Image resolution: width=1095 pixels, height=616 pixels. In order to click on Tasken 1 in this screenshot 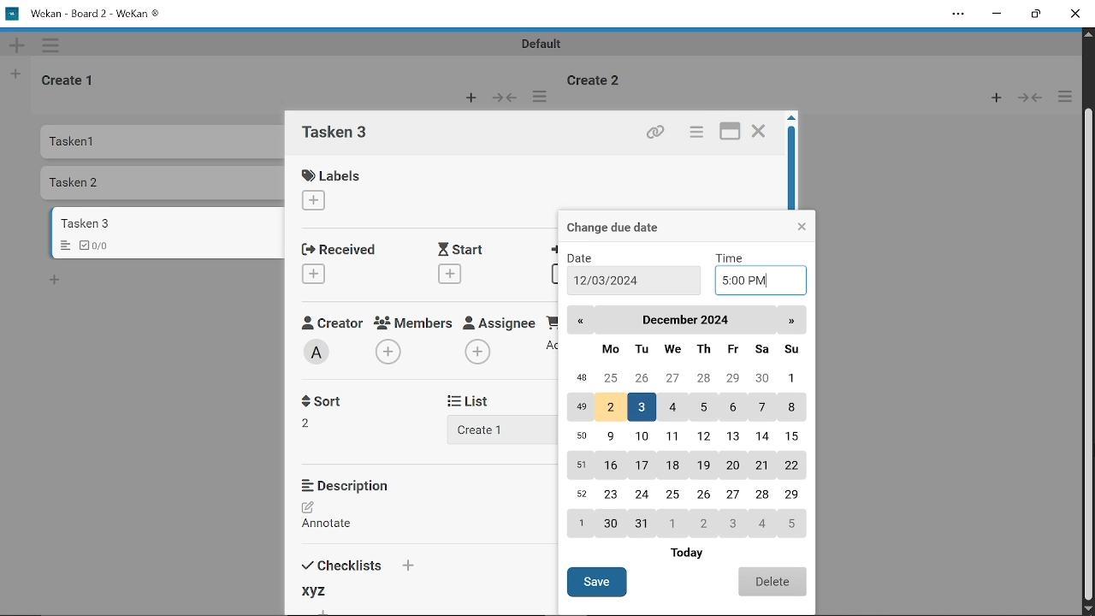, I will do `click(114, 143)`.